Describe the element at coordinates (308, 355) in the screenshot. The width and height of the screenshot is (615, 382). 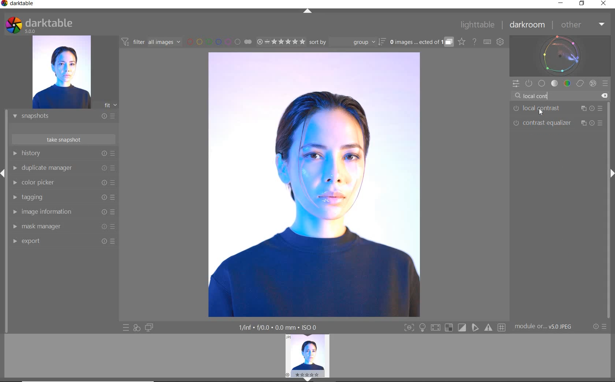
I see `IMAGE PREVIEW` at that location.